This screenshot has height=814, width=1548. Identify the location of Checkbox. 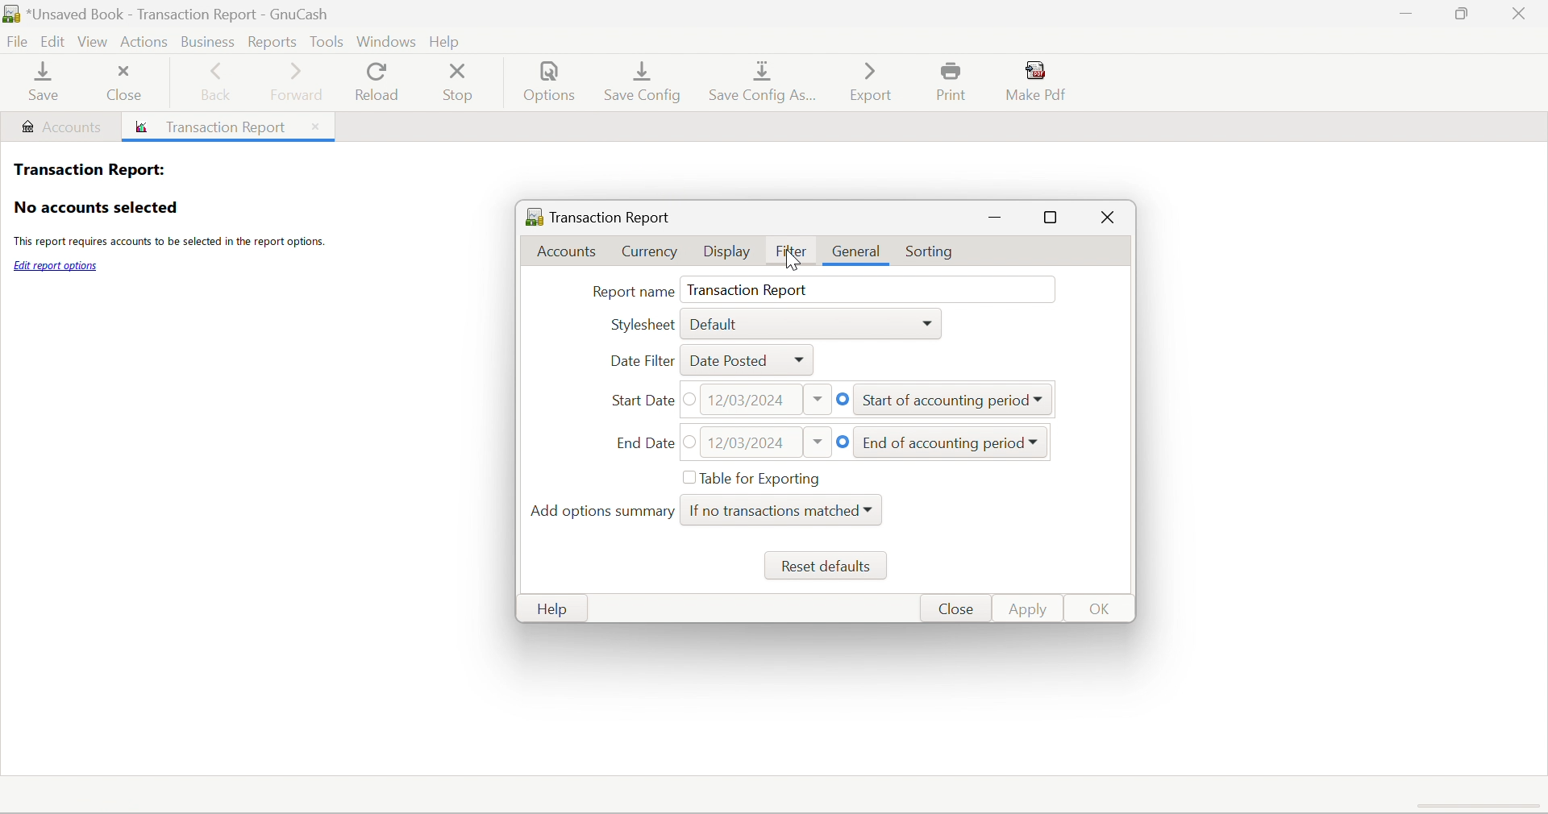
(846, 442).